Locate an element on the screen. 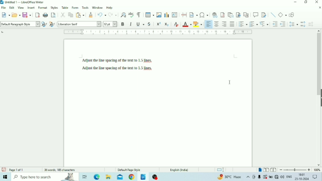 The image size is (322, 181). Check Spelling is located at coordinates (131, 15).